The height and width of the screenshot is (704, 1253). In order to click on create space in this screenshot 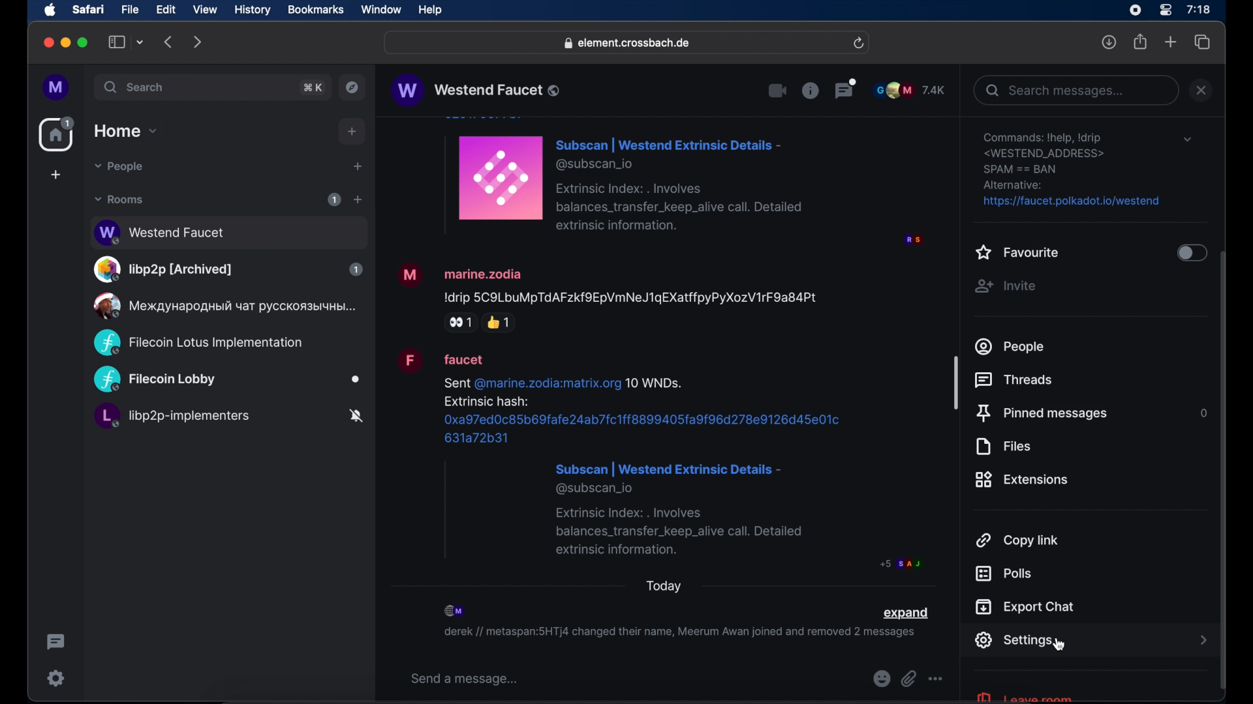, I will do `click(55, 175)`.